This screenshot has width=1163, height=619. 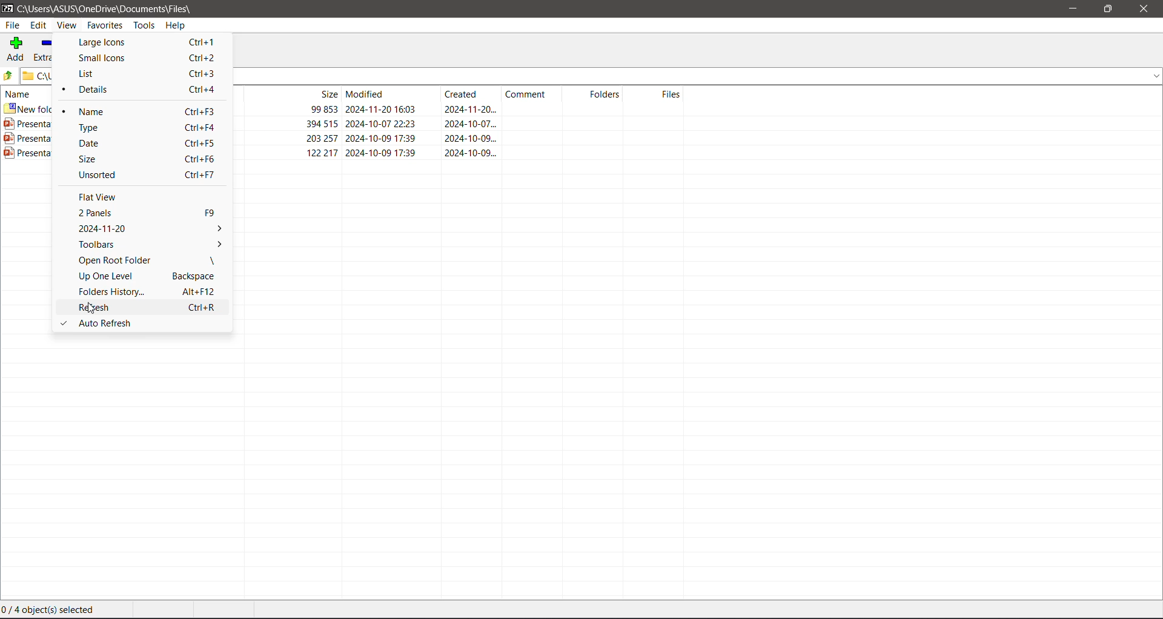 I want to click on Large Icons, so click(x=110, y=42).